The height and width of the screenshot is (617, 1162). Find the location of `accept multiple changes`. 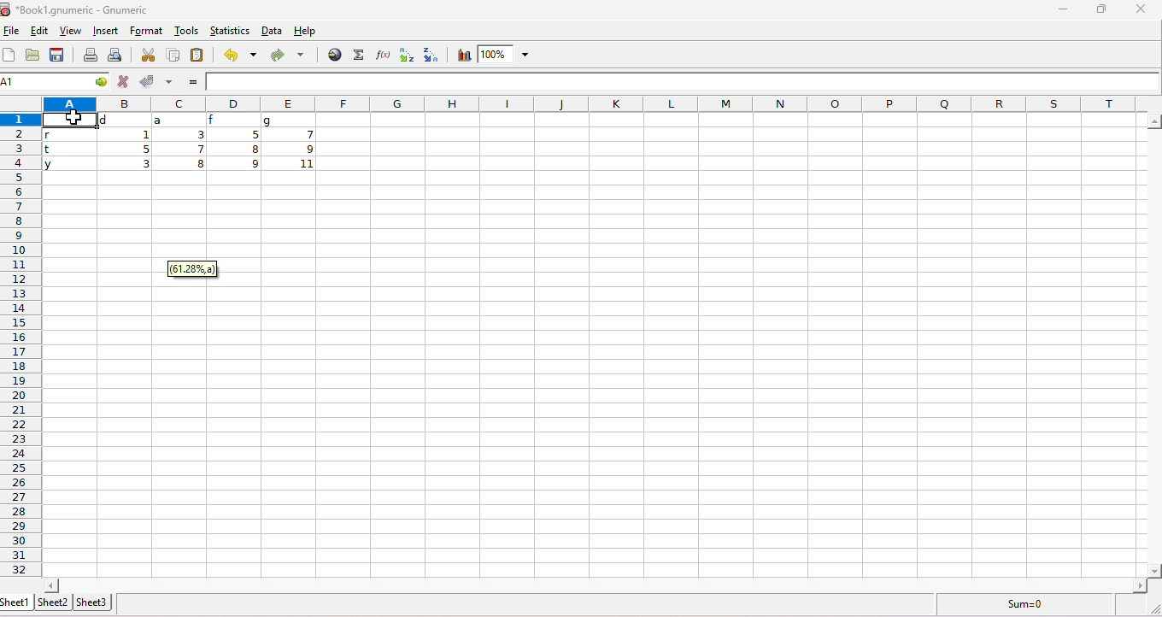

accept multiple changes is located at coordinates (167, 82).